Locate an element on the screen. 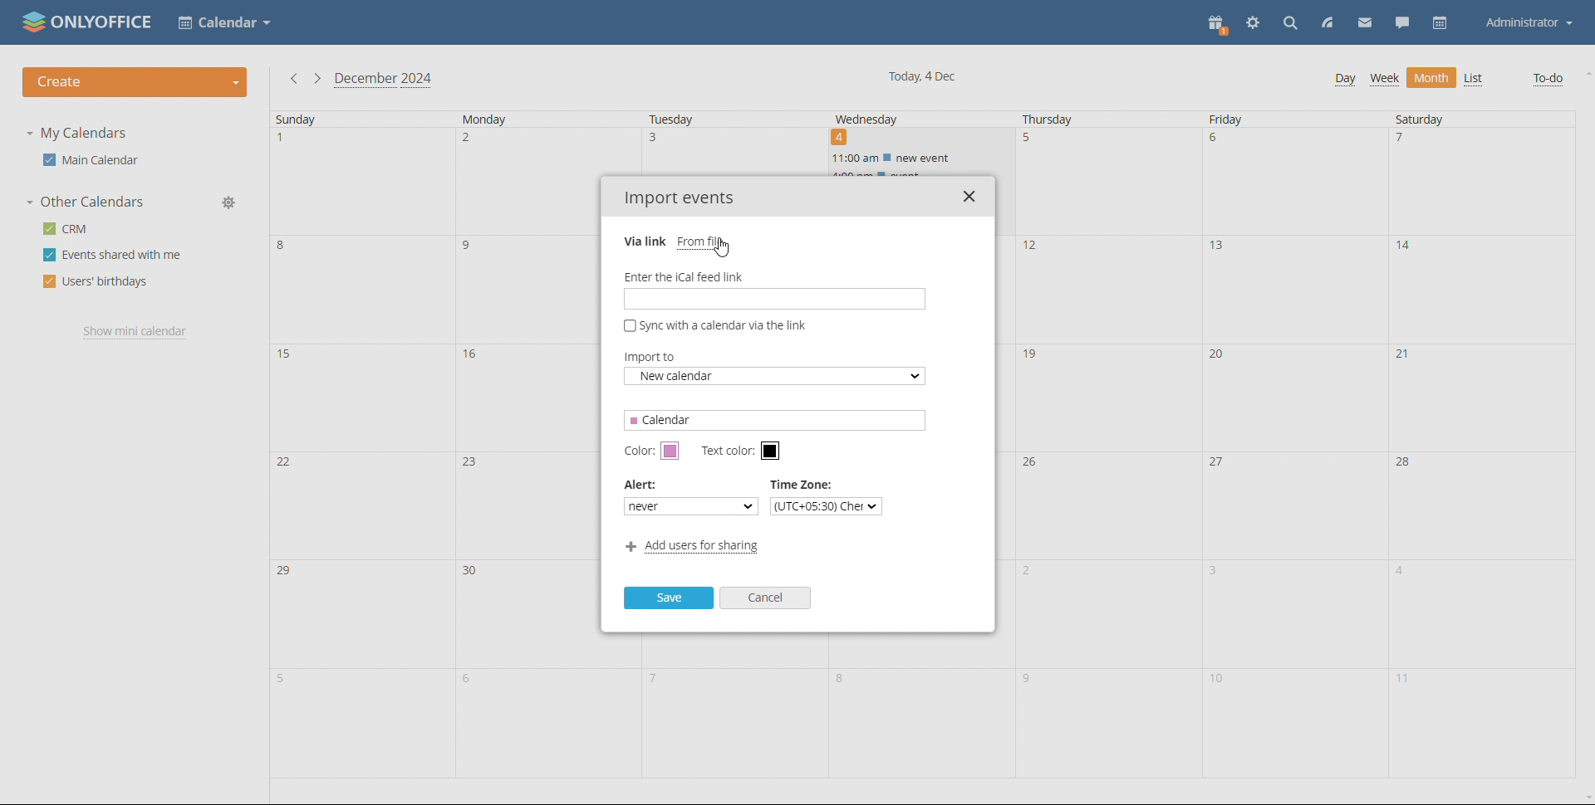 The height and width of the screenshot is (805, 1595). alert type is located at coordinates (691, 506).